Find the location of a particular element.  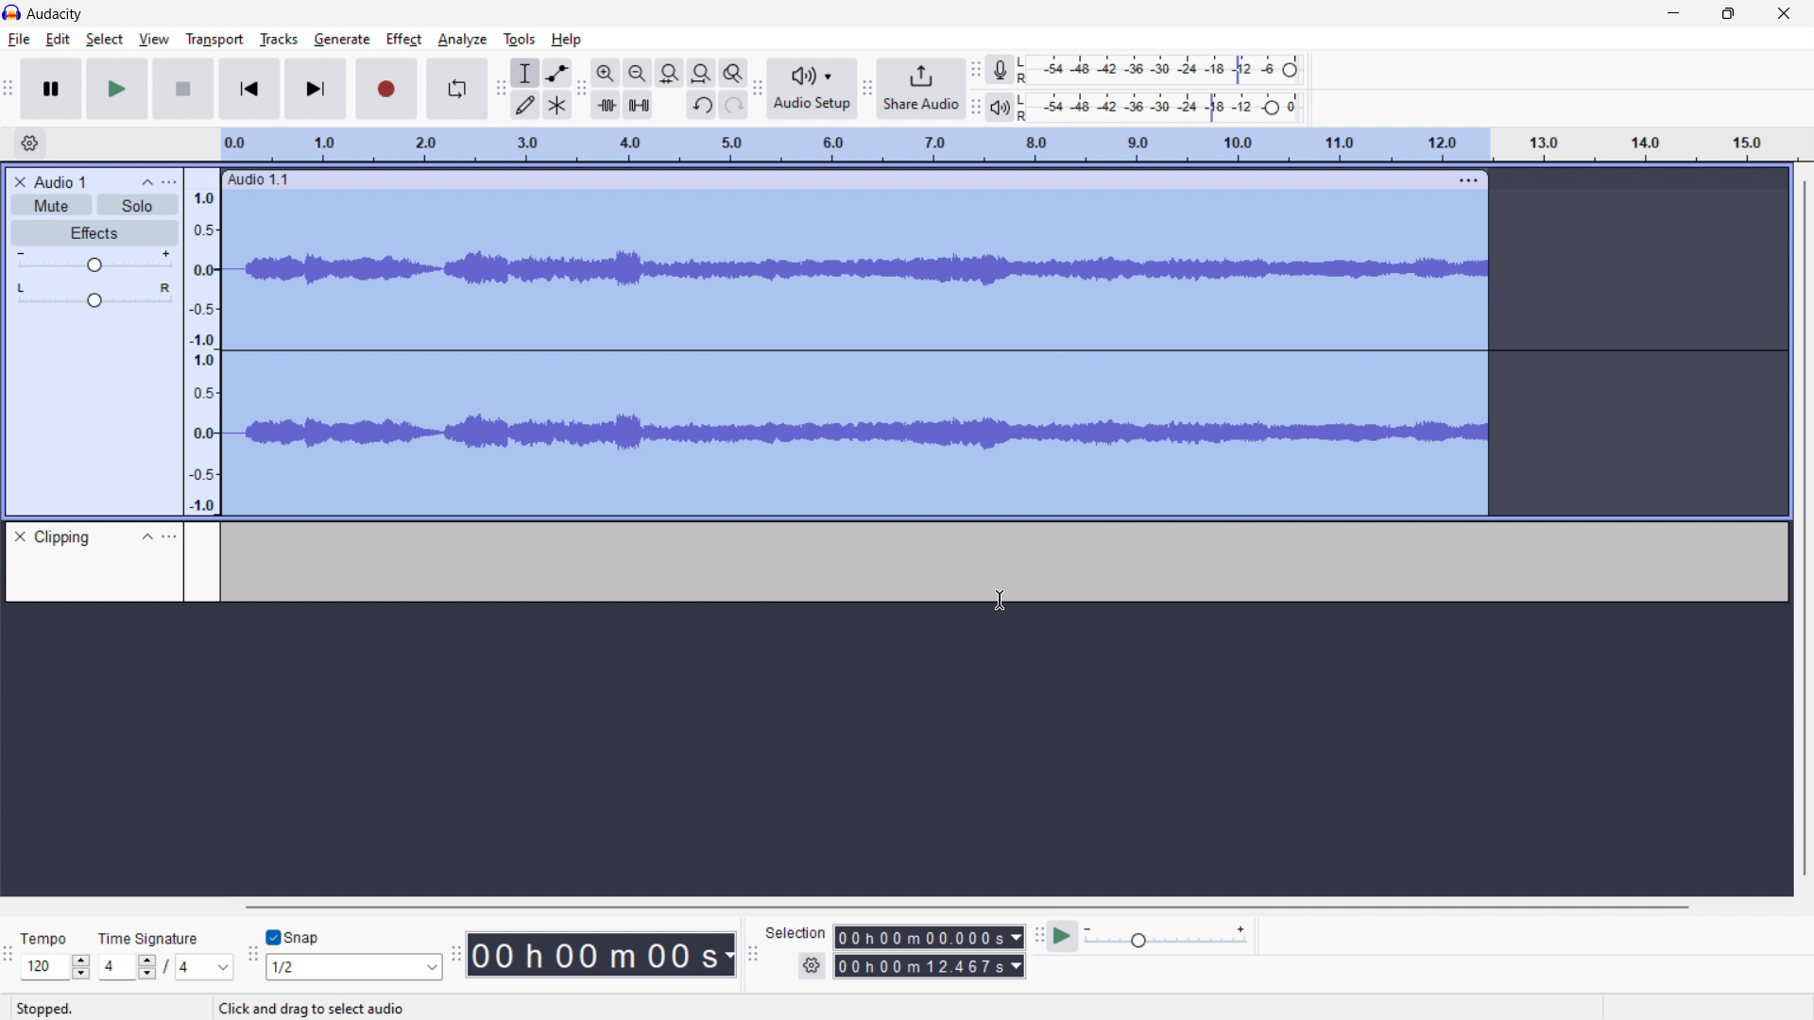

undo is located at coordinates (702, 105).